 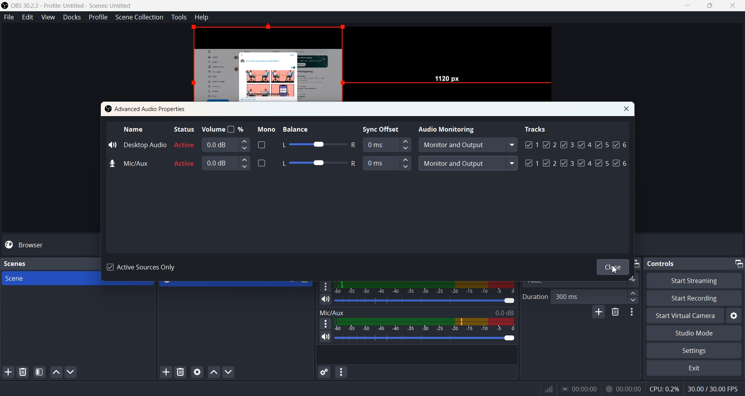 What do you see at coordinates (72, 17) in the screenshot?
I see `Docks` at bounding box center [72, 17].